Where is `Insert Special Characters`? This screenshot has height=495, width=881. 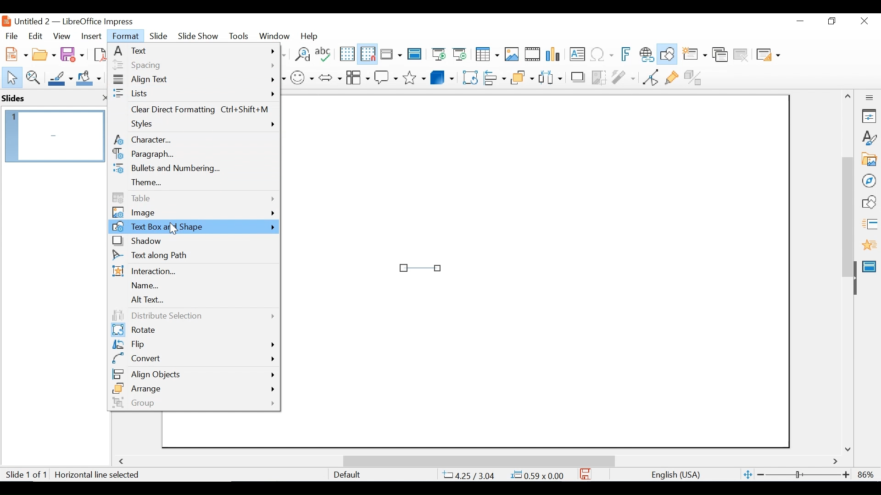 Insert Special Characters is located at coordinates (602, 55).